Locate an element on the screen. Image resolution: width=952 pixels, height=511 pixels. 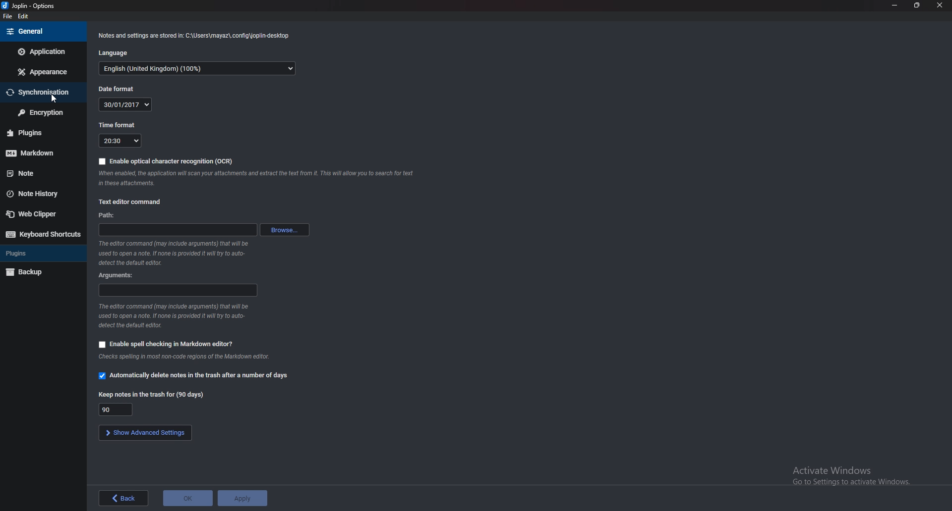
keep notes in trash for is located at coordinates (151, 394).